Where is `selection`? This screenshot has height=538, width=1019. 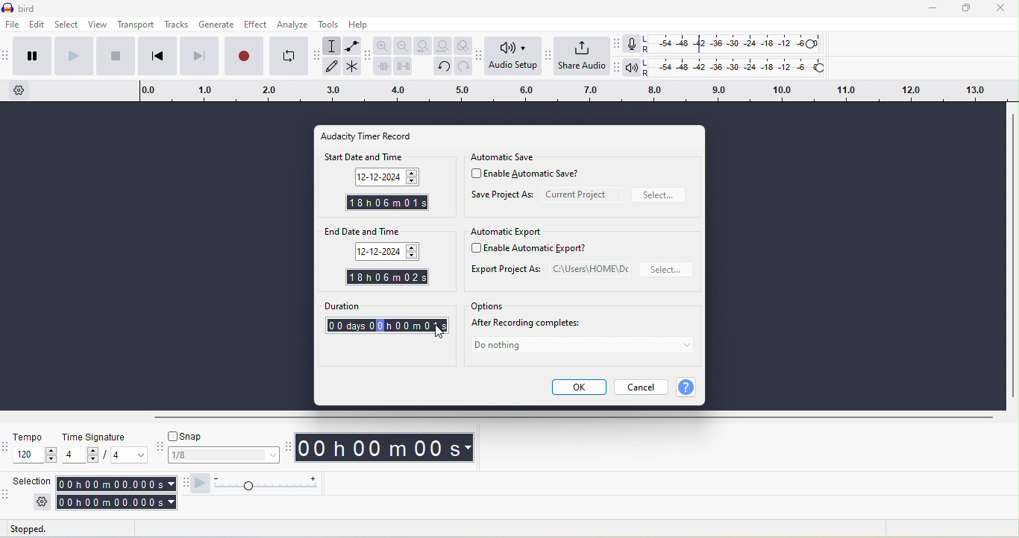 selection is located at coordinates (114, 493).